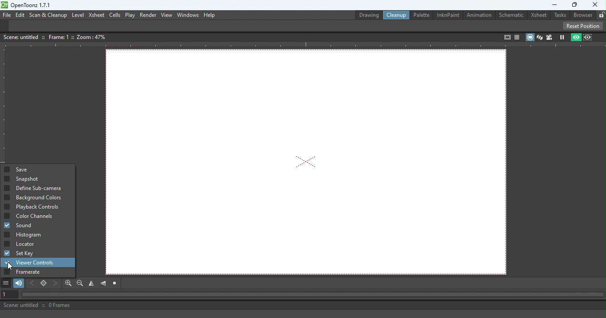 This screenshot has height=318, width=606. What do you see at coordinates (35, 188) in the screenshot?
I see `Define Sub-camera` at bounding box center [35, 188].